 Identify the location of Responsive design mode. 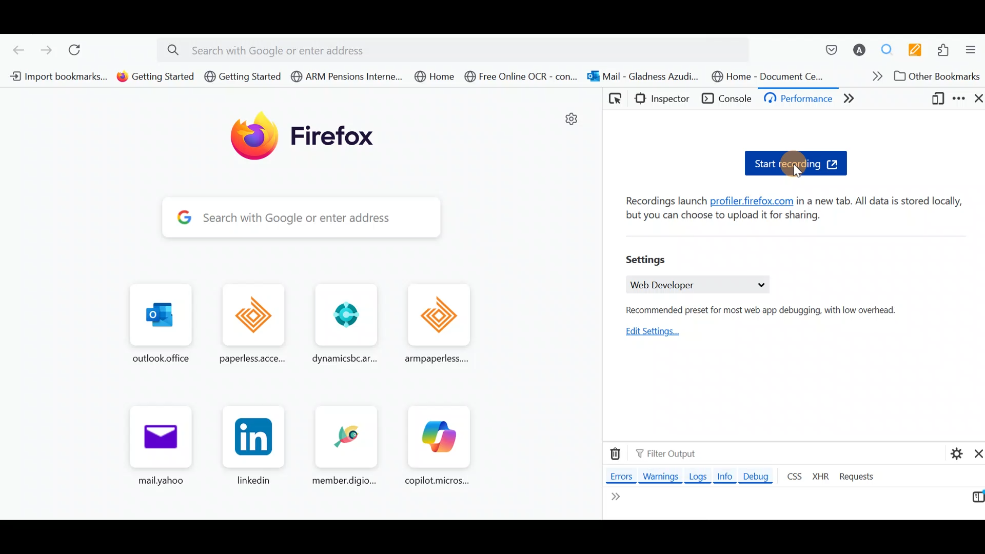
(938, 101).